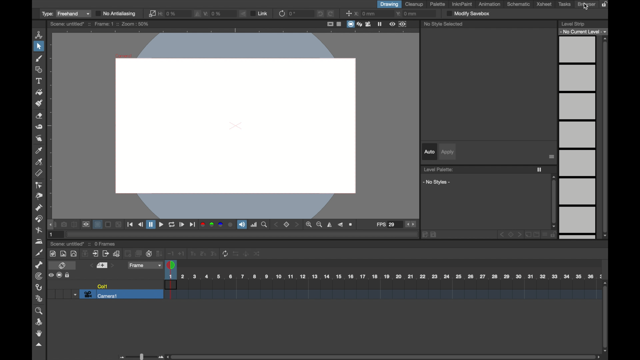  Describe the element at coordinates (150, 224) in the screenshot. I see `pause` at that location.